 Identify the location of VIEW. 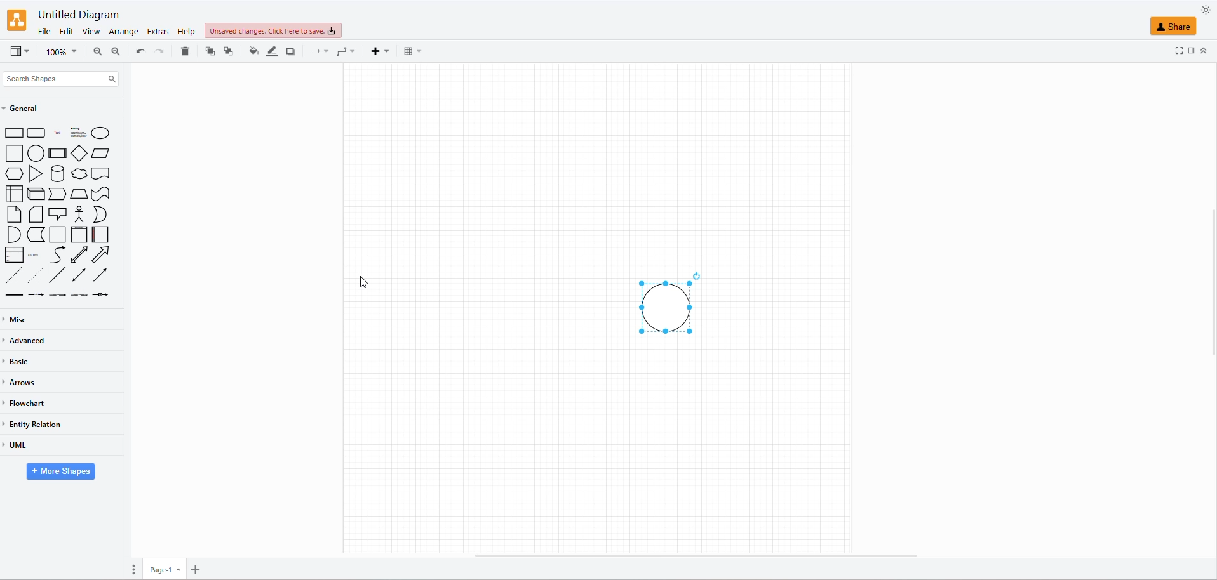
(88, 32).